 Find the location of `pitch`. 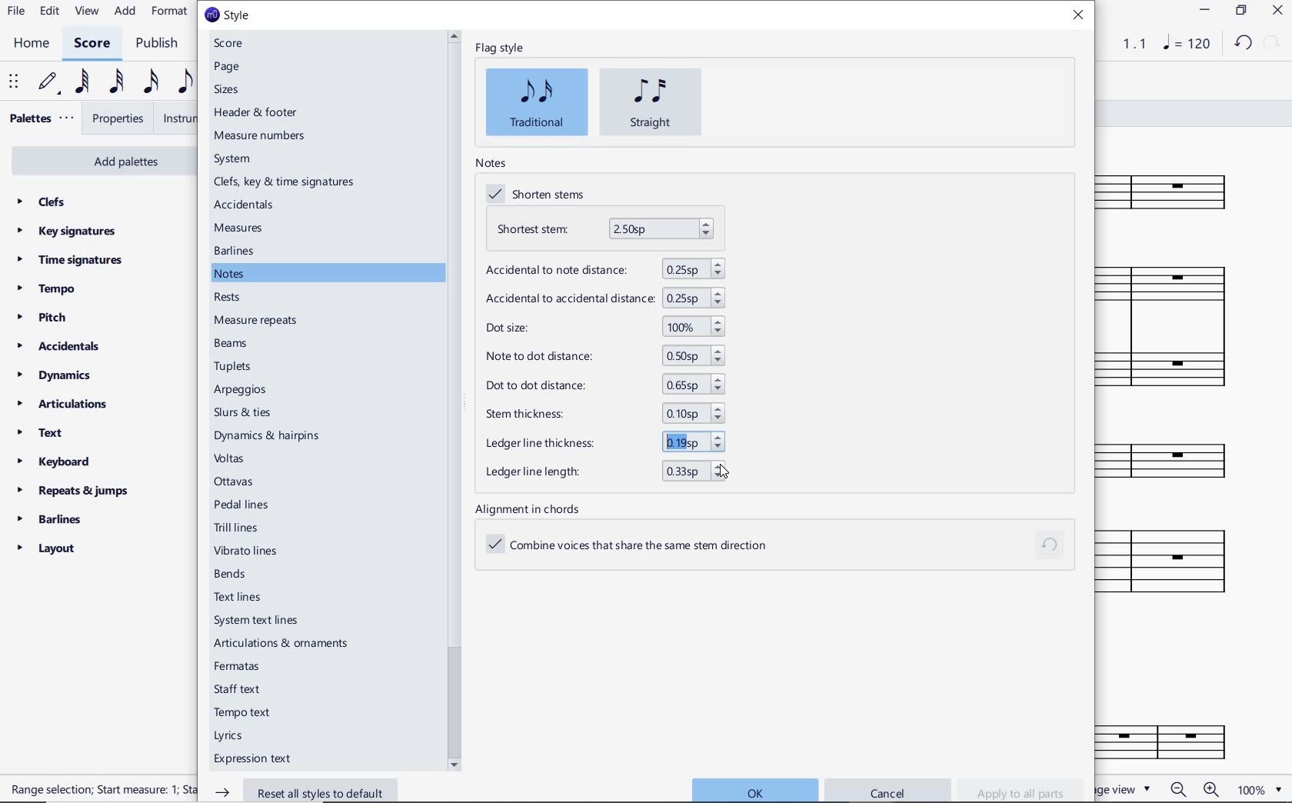

pitch is located at coordinates (42, 318).